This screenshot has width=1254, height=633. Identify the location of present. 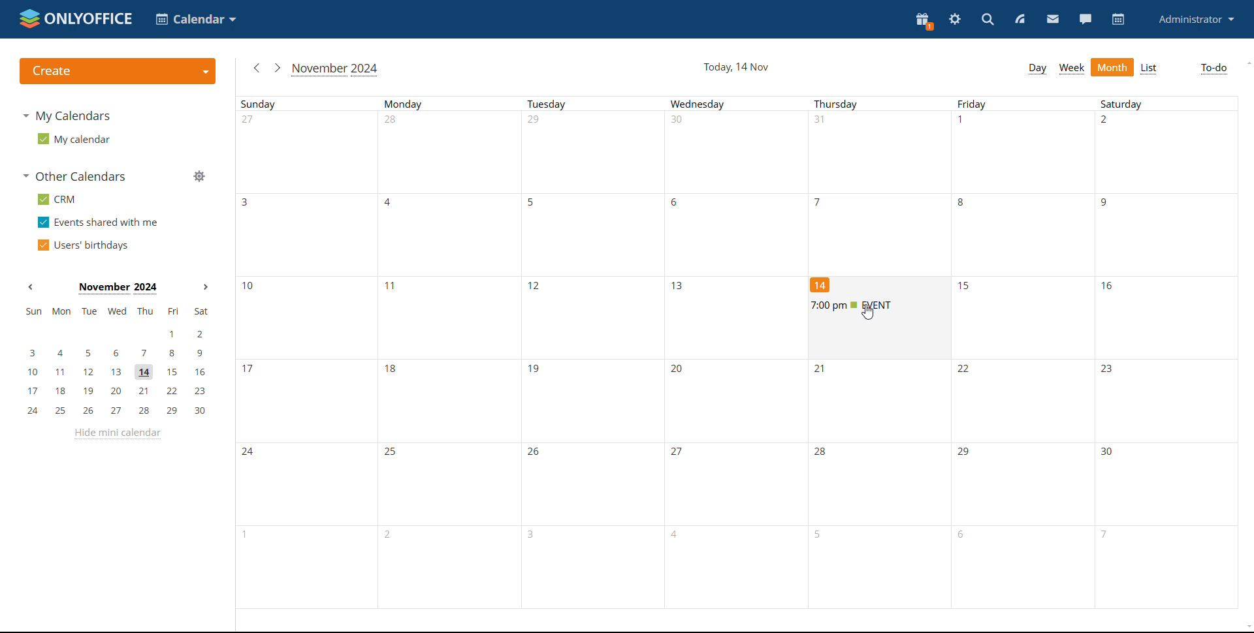
(922, 22).